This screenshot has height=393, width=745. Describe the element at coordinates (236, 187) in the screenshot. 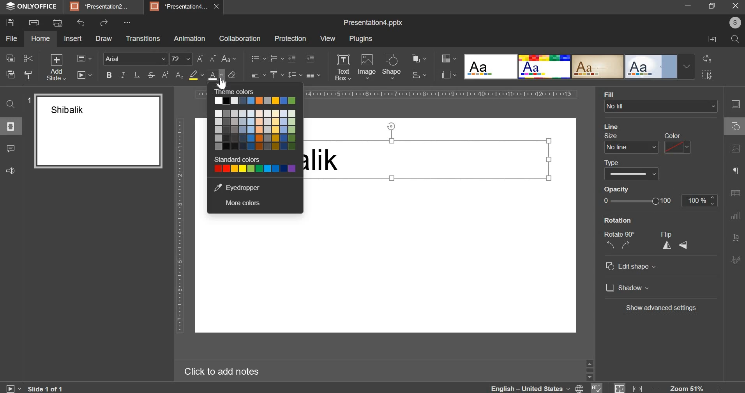

I see `eyedropper` at that location.